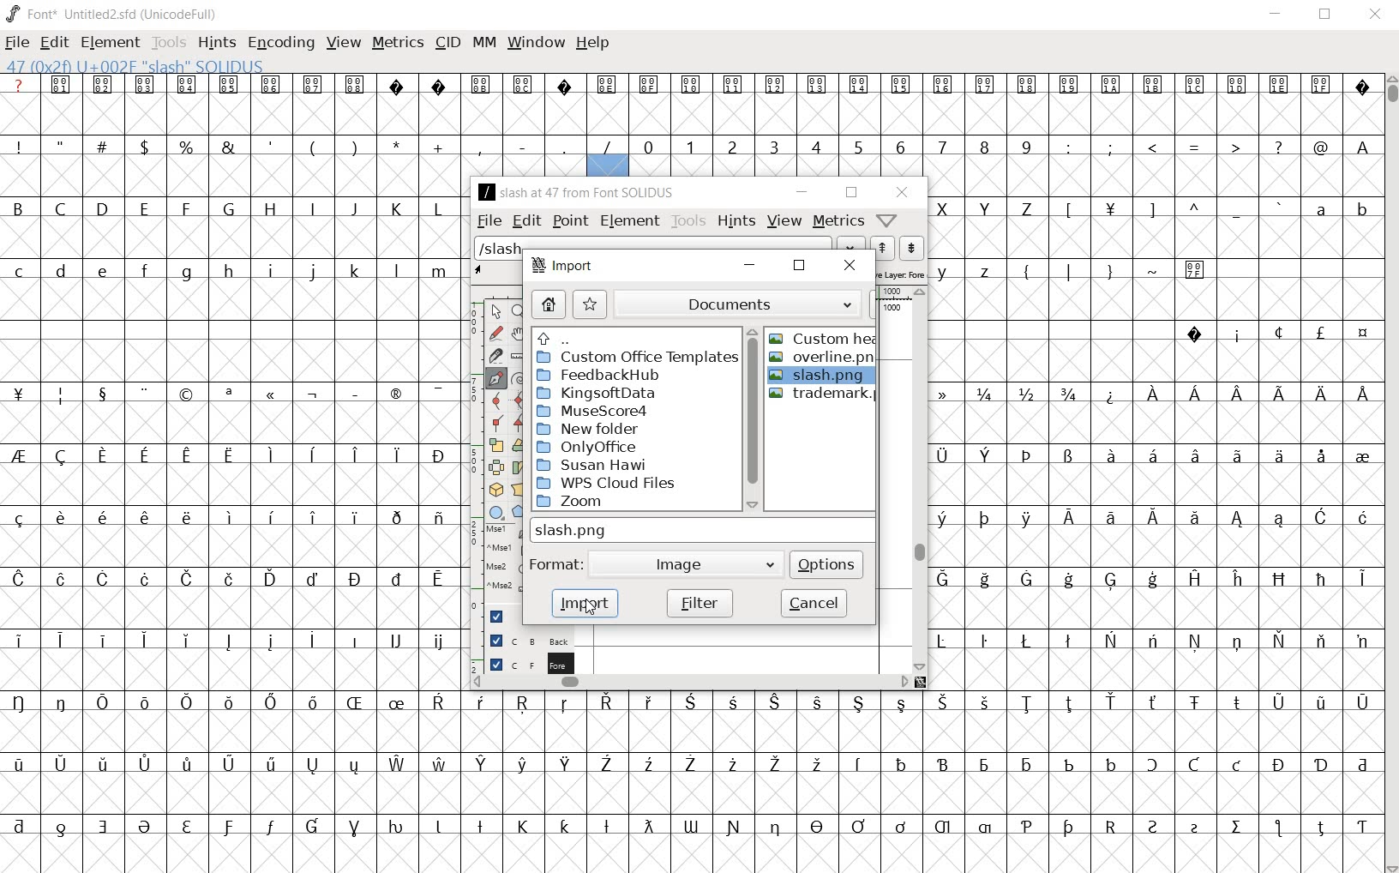  Describe the element at coordinates (902, 273) in the screenshot. I see `active layer` at that location.